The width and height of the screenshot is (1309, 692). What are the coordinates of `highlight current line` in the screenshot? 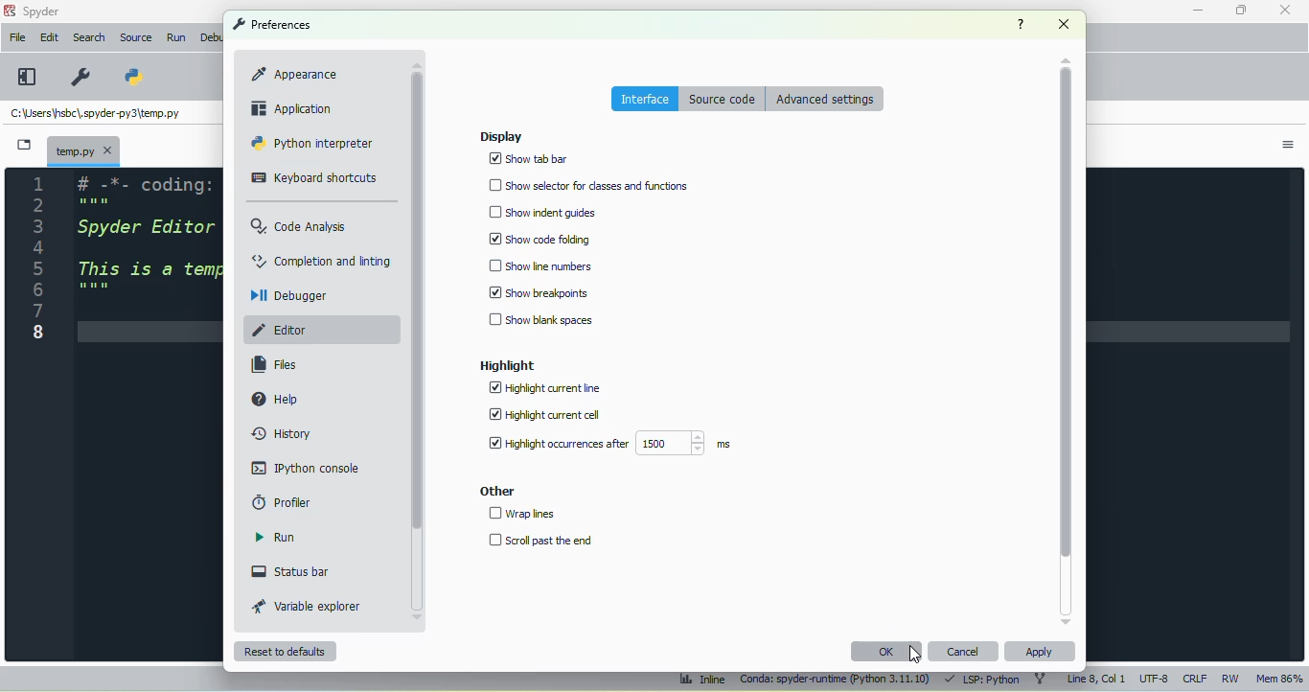 It's located at (544, 388).